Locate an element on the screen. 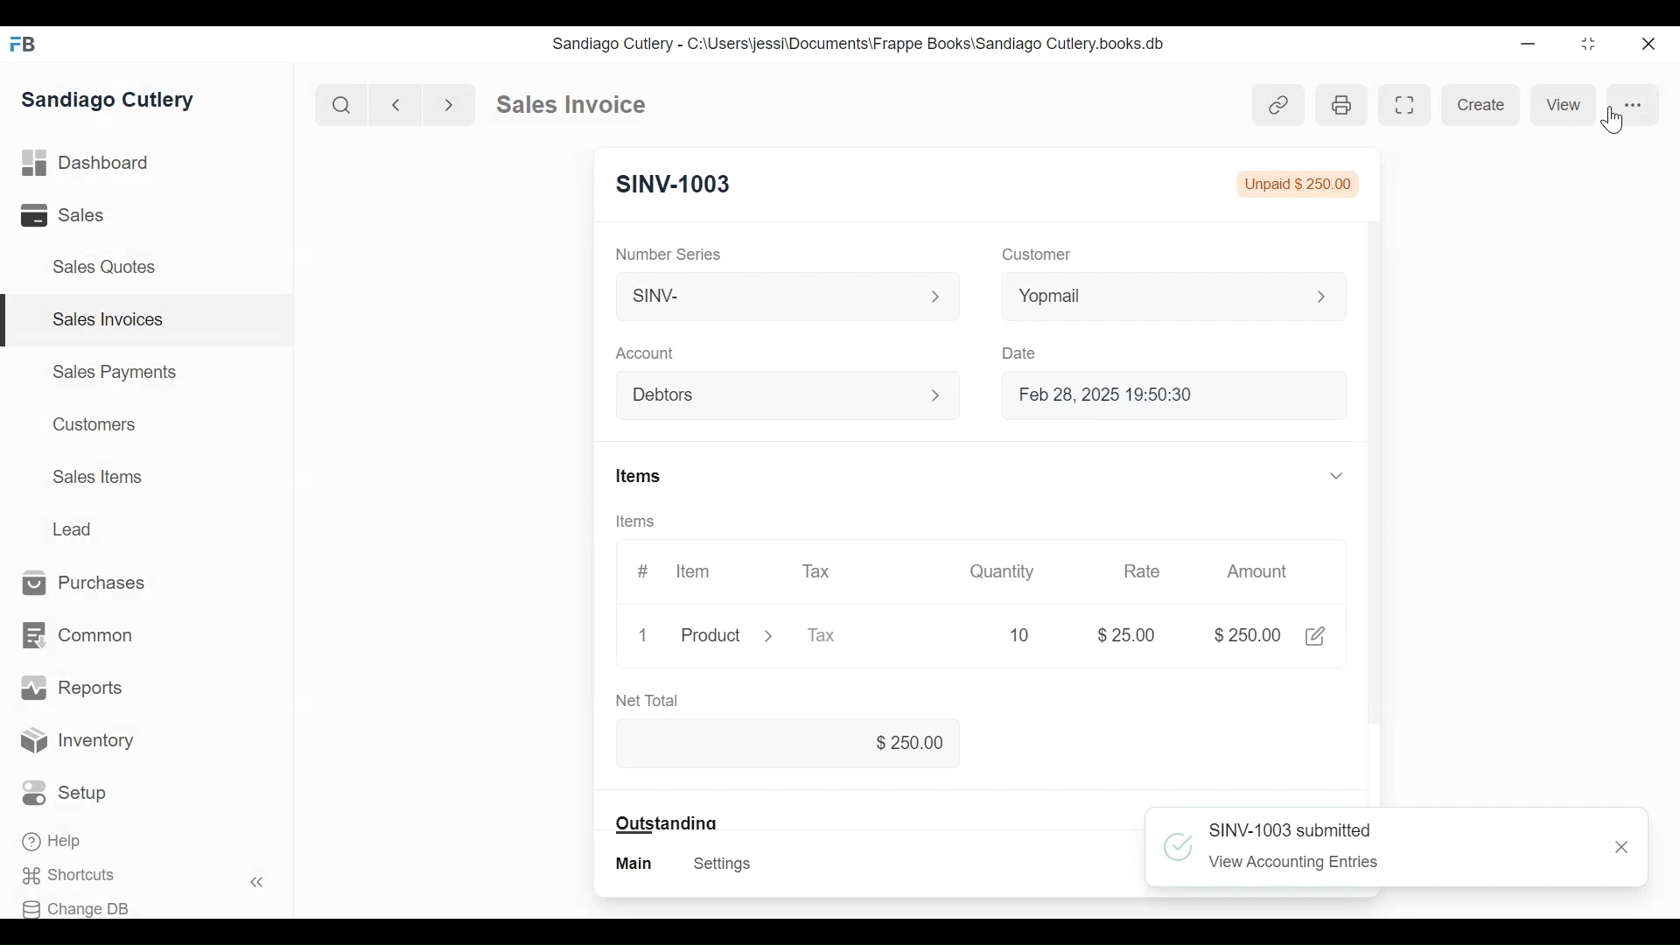  SINV-1003 is located at coordinates (675, 185).